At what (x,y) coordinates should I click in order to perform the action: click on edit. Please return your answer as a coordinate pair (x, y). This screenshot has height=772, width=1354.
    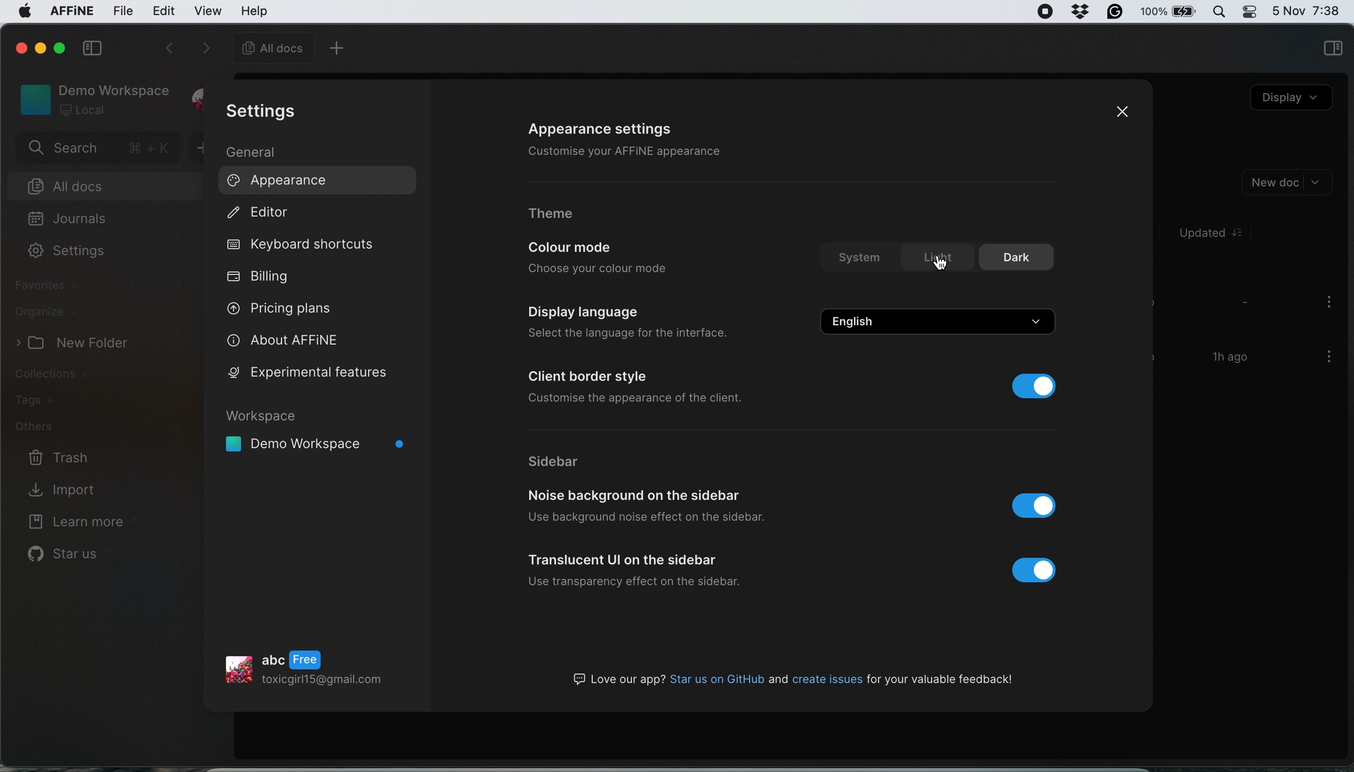
    Looking at the image, I should click on (164, 12).